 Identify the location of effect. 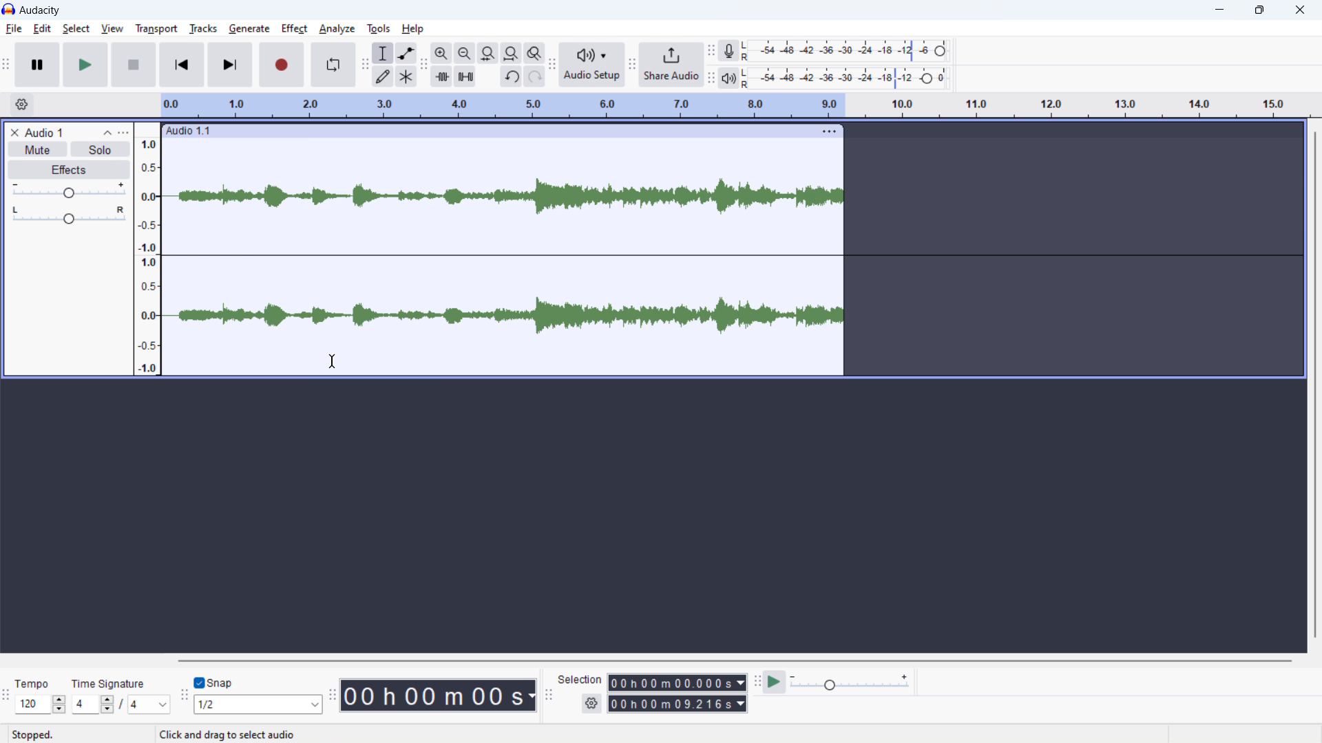
(295, 29).